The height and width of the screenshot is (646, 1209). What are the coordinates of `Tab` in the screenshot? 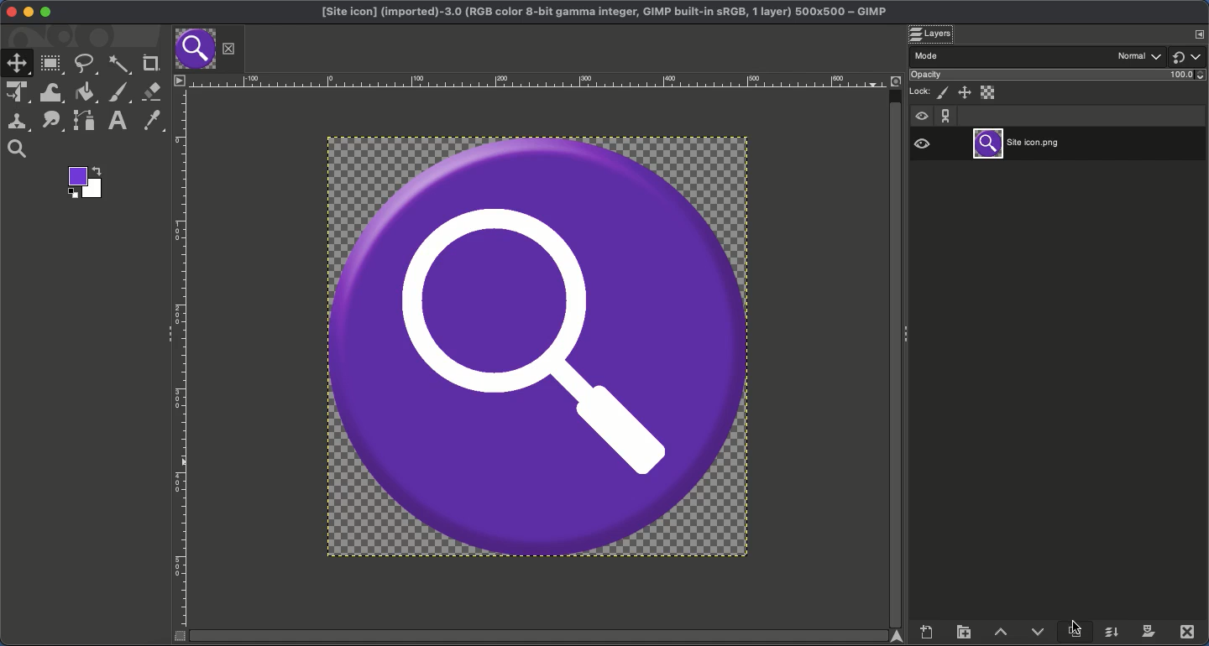 It's located at (196, 48).